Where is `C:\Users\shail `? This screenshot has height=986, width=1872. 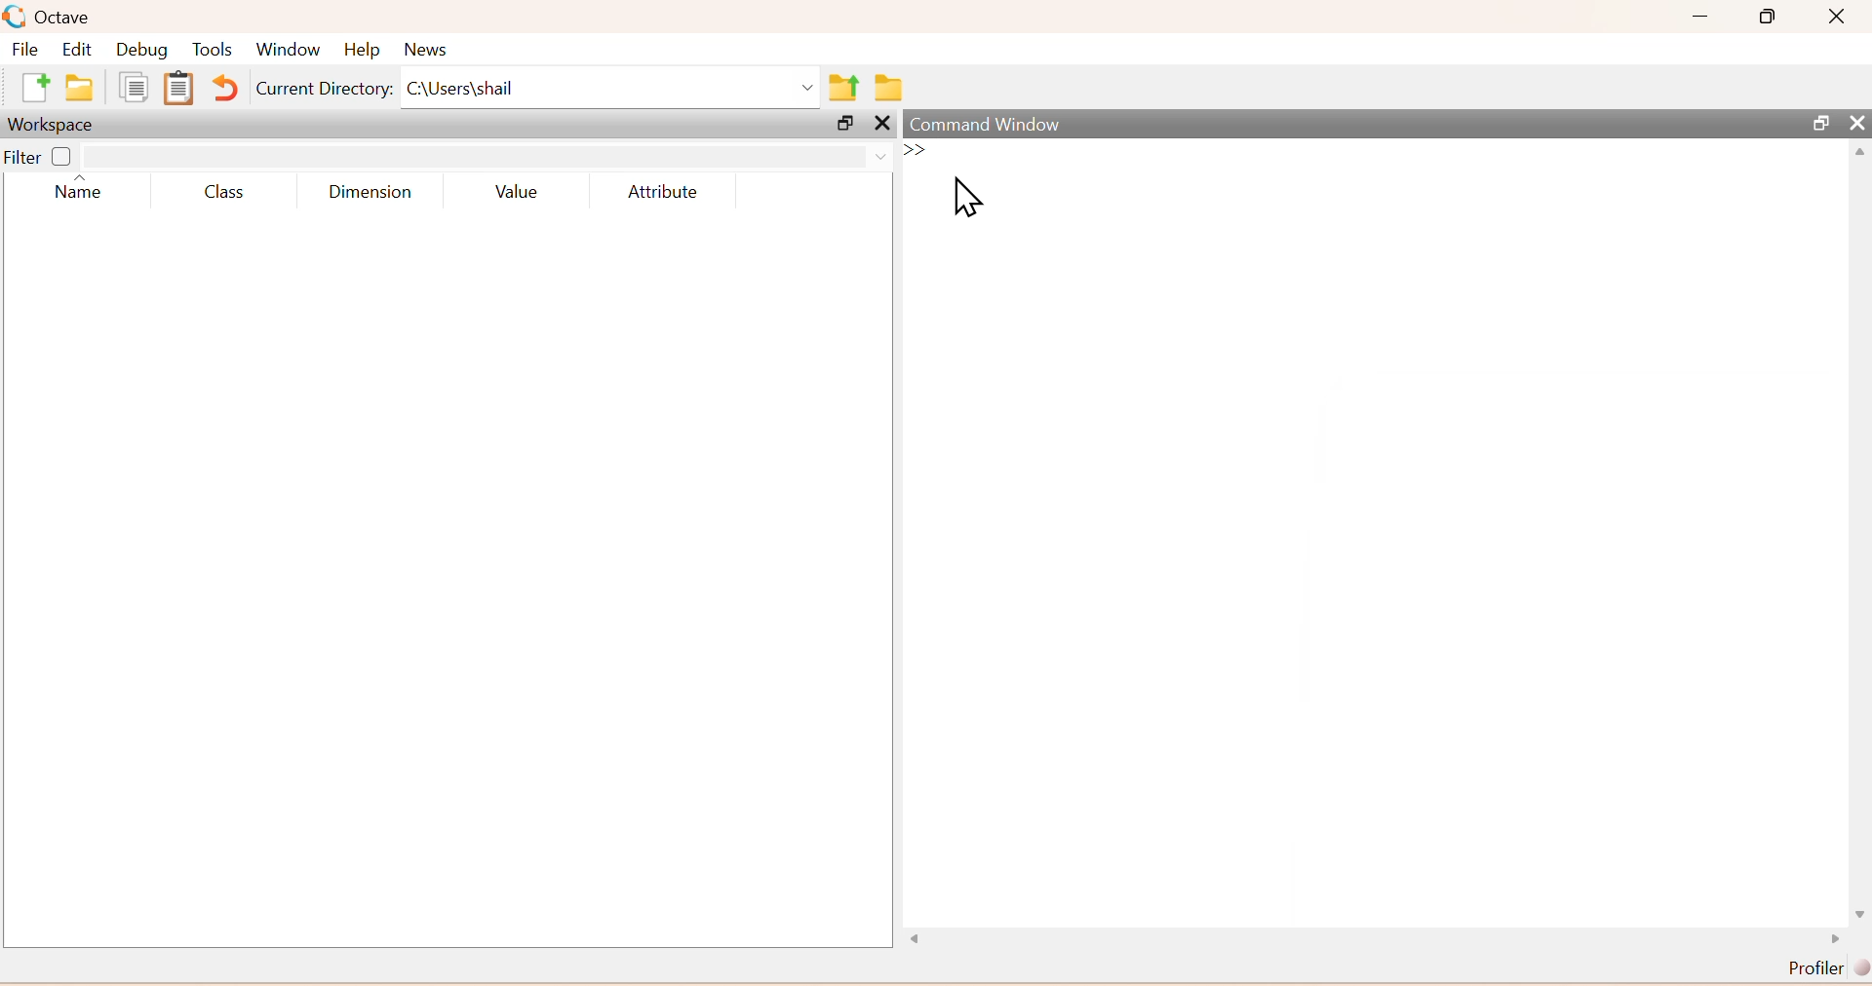 C:\Users\shail  is located at coordinates (612, 92).